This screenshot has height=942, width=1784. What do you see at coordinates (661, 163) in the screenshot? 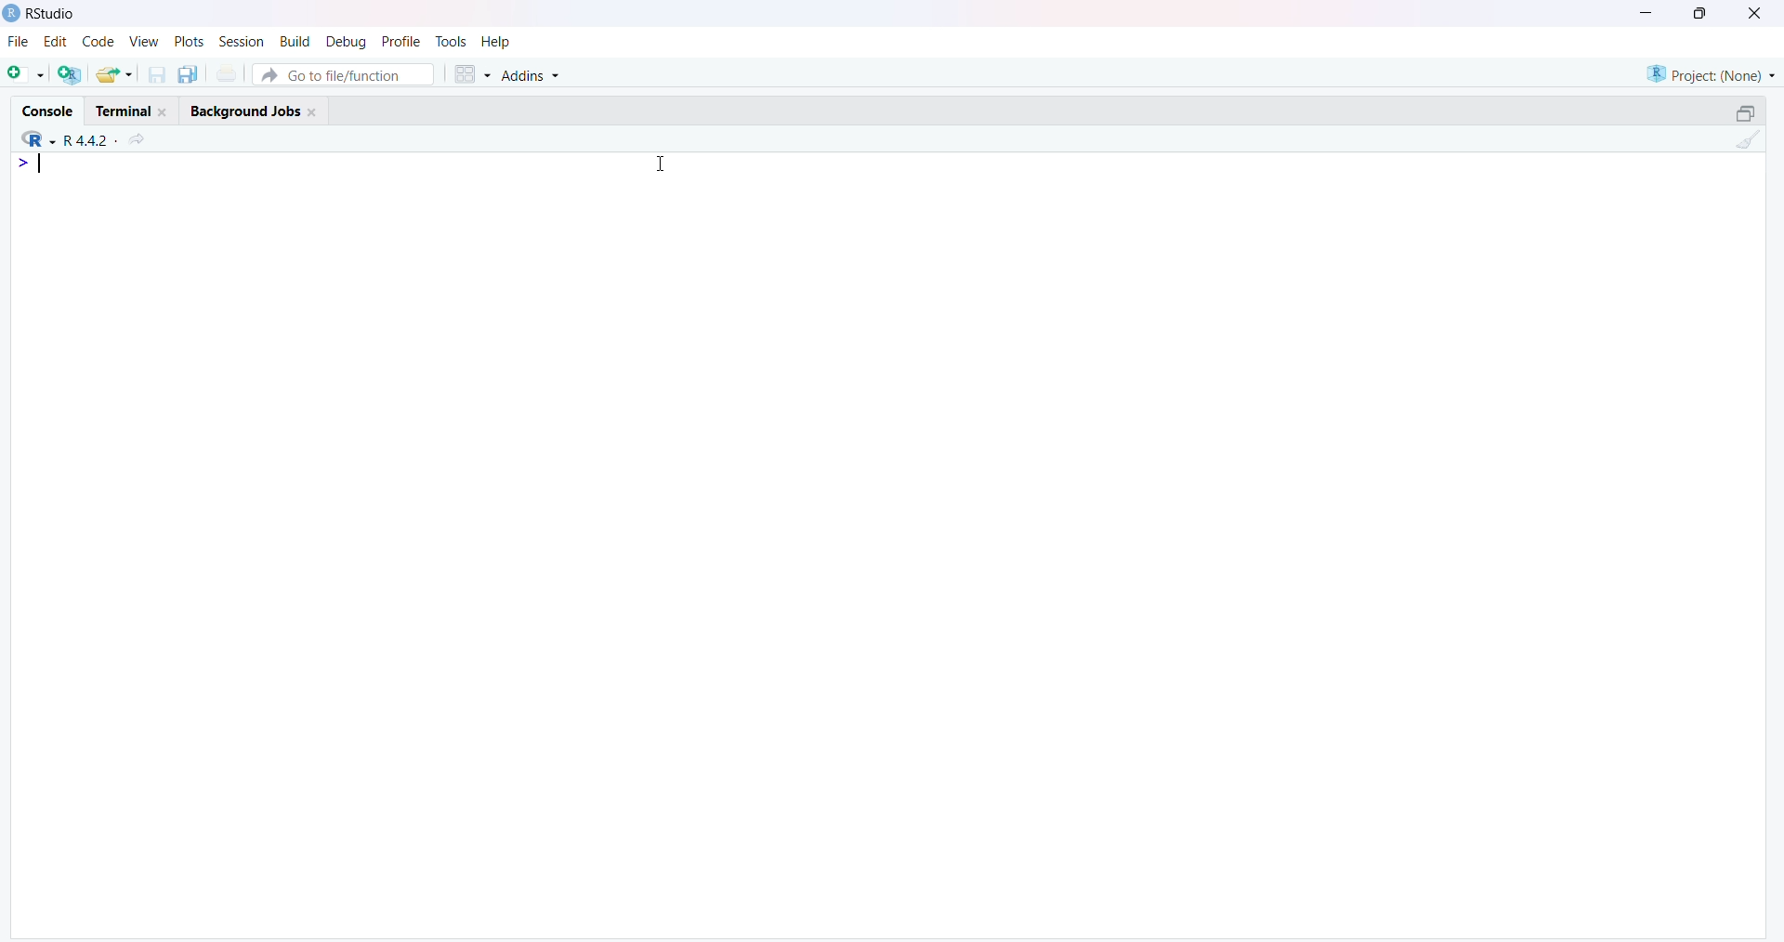
I see `Cursor` at bounding box center [661, 163].